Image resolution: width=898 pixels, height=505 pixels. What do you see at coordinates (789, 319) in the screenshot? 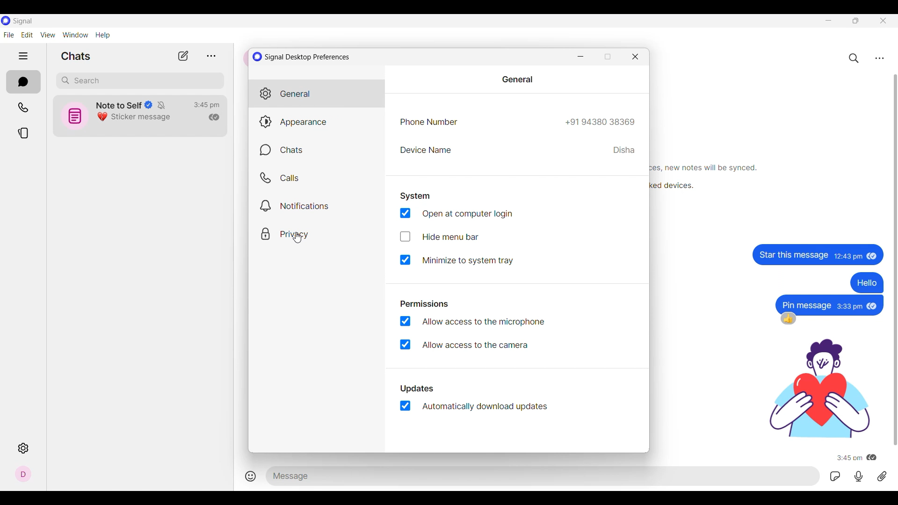
I see `thumbsup` at bounding box center [789, 319].